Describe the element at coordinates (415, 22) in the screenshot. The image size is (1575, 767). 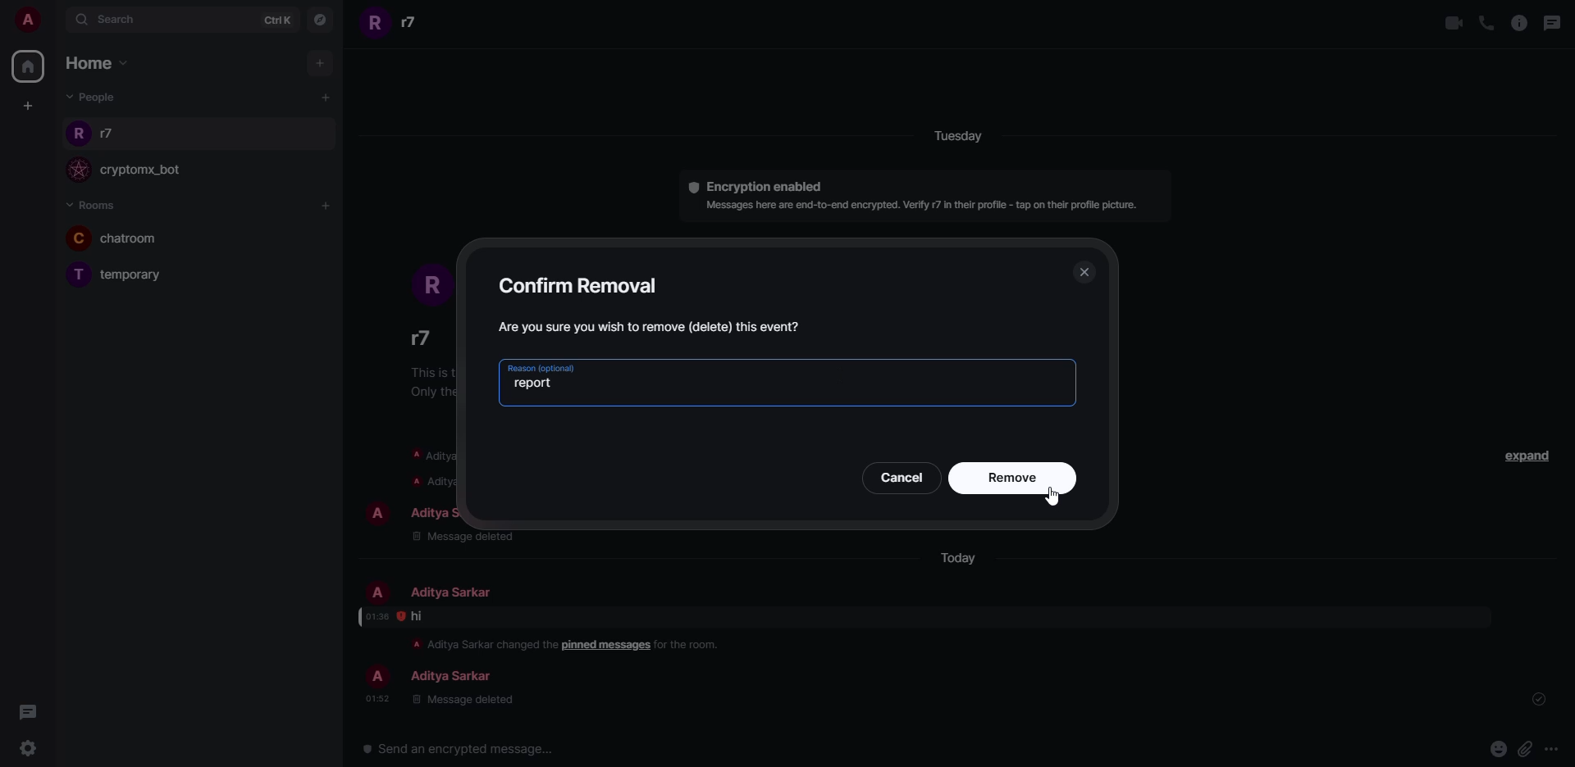
I see `people` at that location.